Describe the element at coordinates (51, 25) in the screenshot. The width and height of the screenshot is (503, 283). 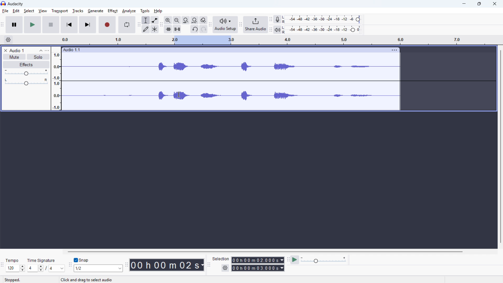
I see `Stop` at that location.